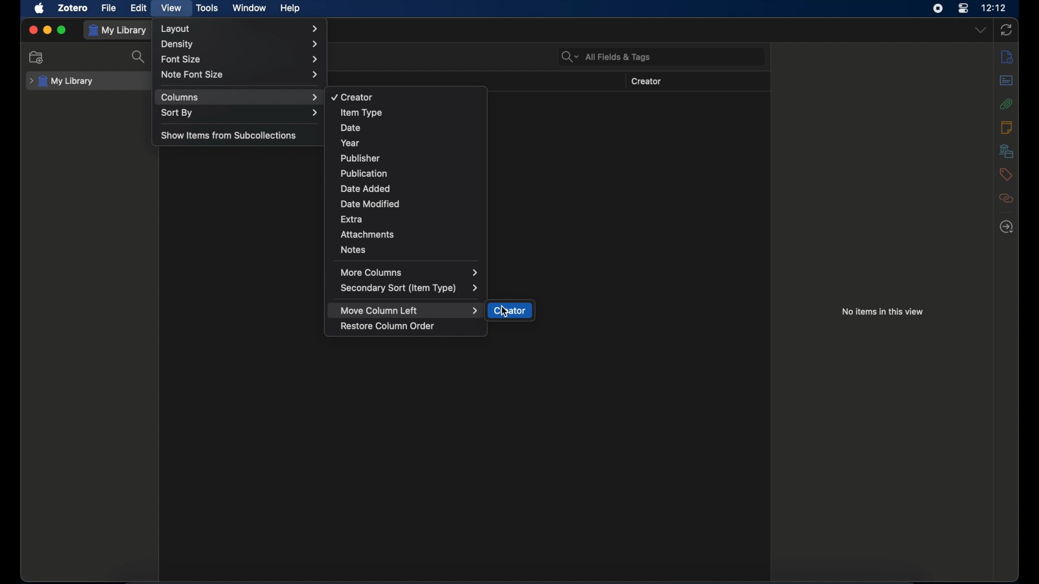 Image resolution: width=1039 pixels, height=584 pixels. What do you see at coordinates (1006, 30) in the screenshot?
I see `sync` at bounding box center [1006, 30].